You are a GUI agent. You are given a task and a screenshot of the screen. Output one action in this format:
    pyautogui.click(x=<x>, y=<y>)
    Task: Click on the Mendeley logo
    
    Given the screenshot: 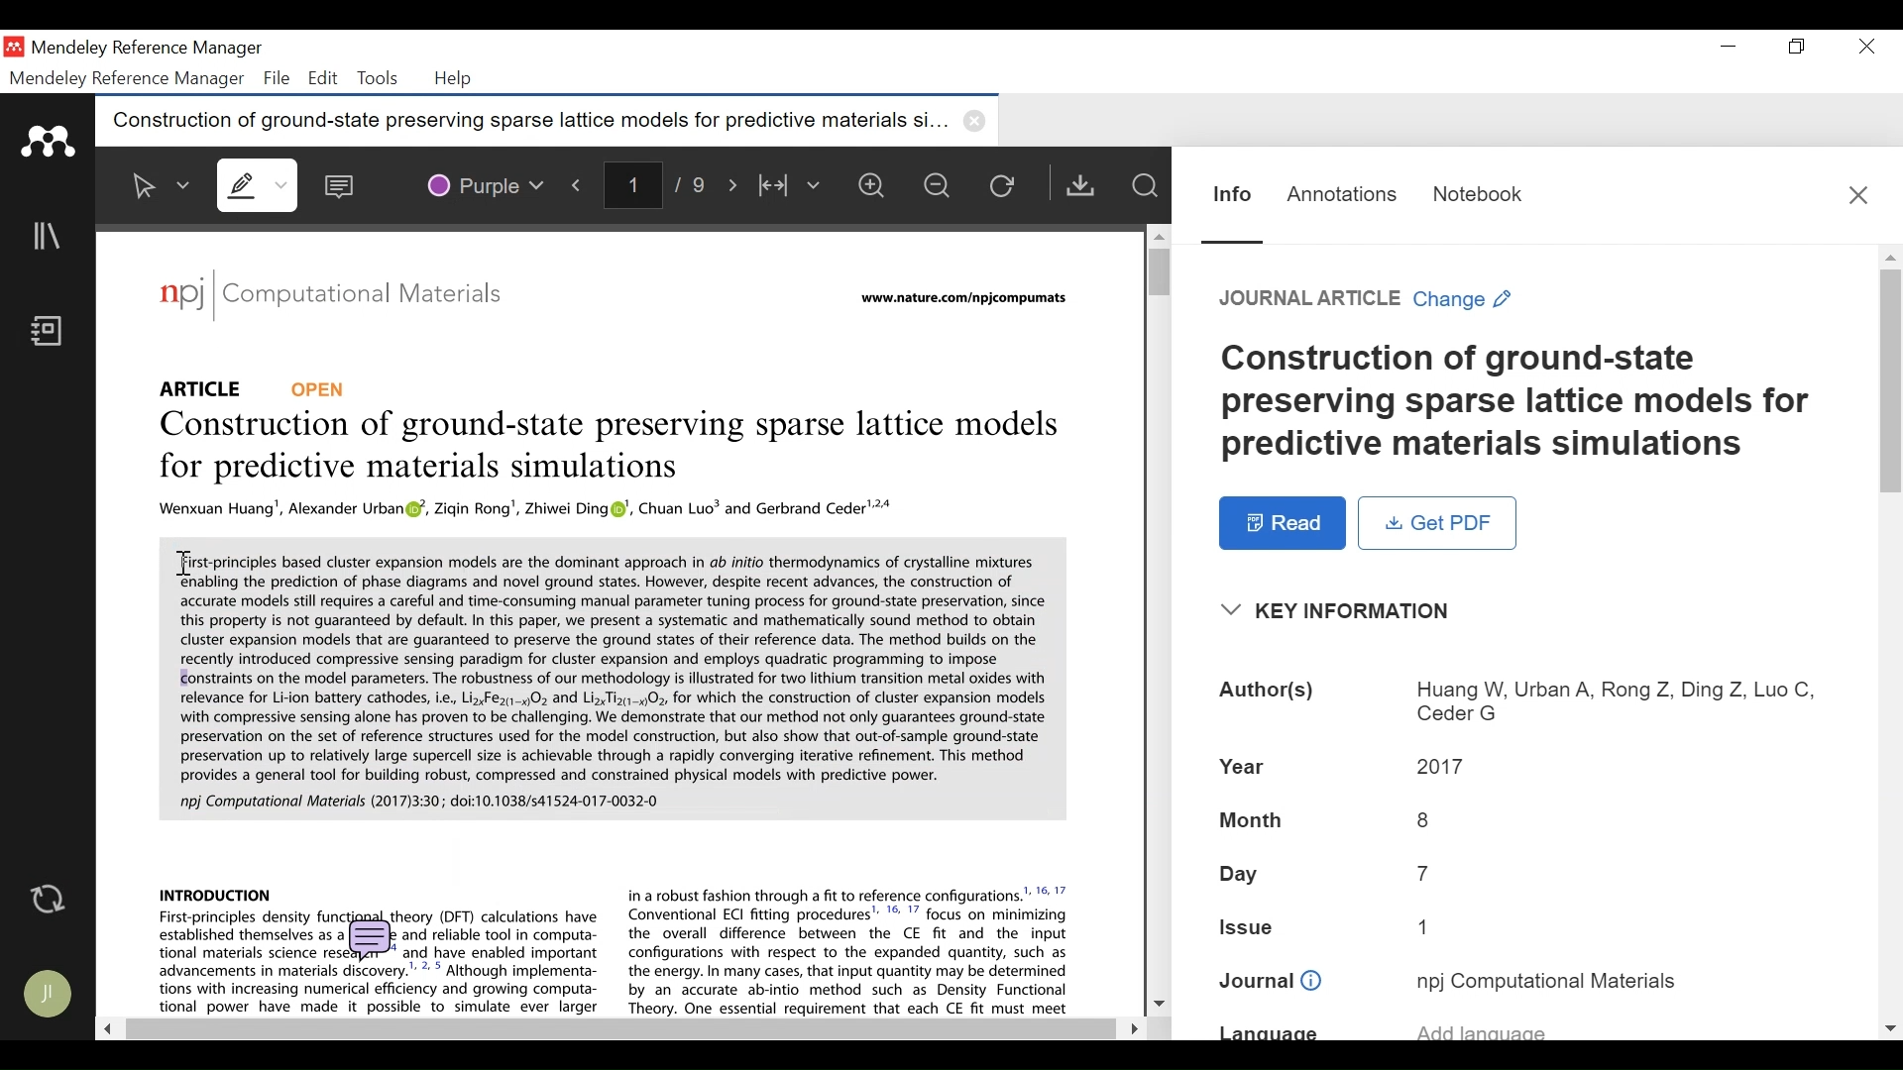 What is the action you would take?
    pyautogui.click(x=52, y=142)
    